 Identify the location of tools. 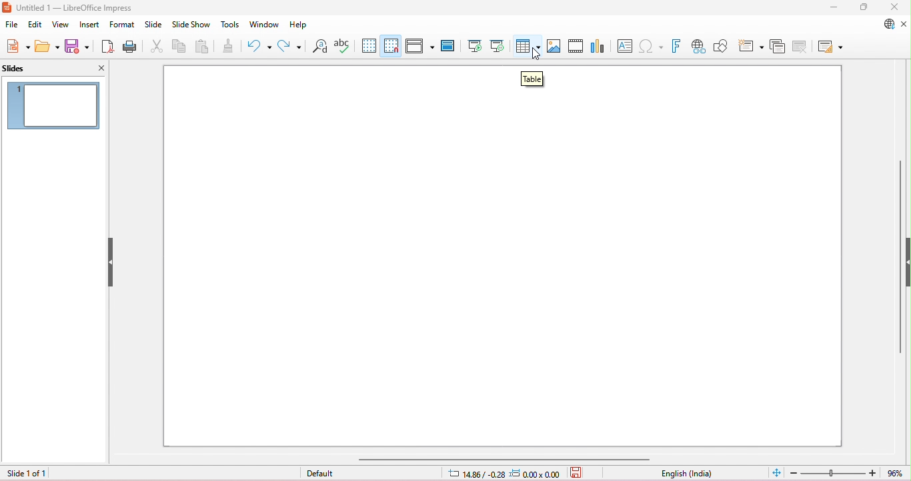
(230, 25).